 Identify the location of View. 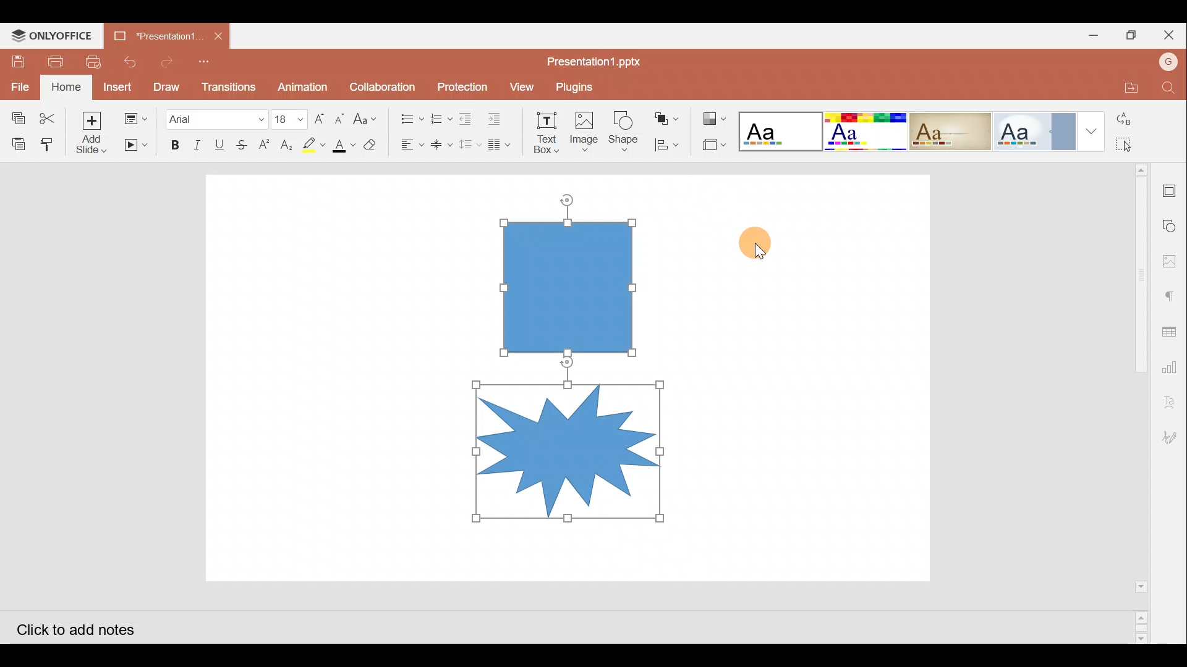
(520, 86).